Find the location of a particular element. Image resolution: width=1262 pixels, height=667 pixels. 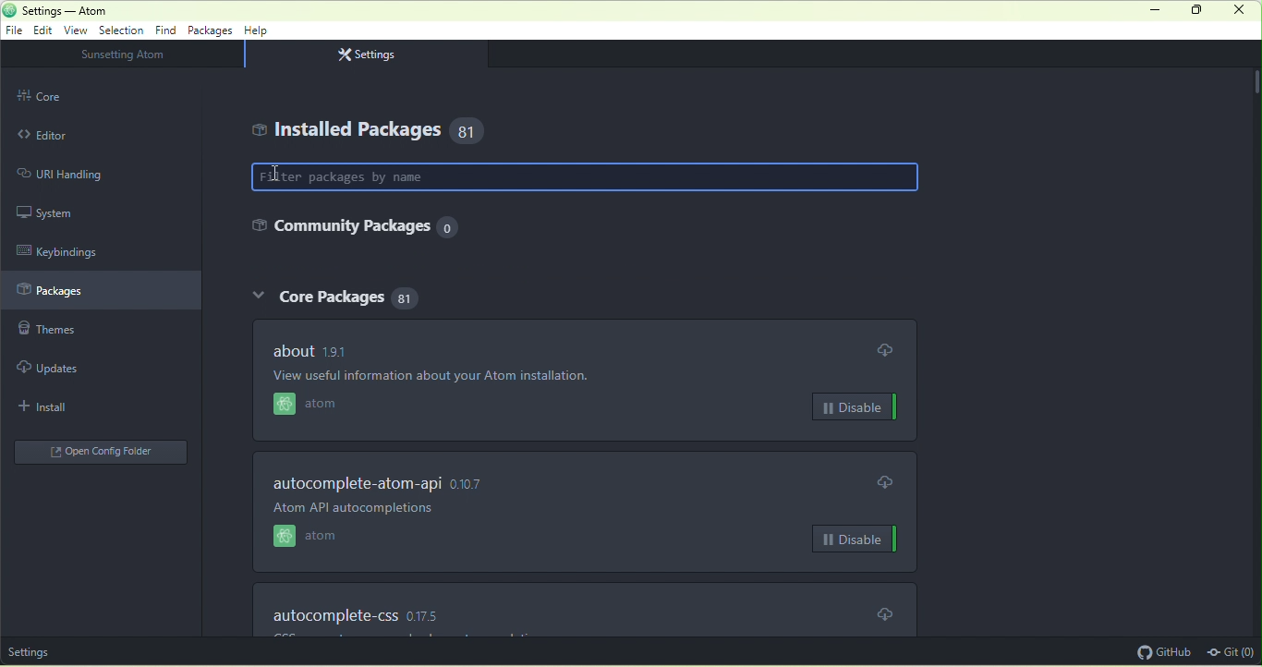

themes is located at coordinates (76, 333).